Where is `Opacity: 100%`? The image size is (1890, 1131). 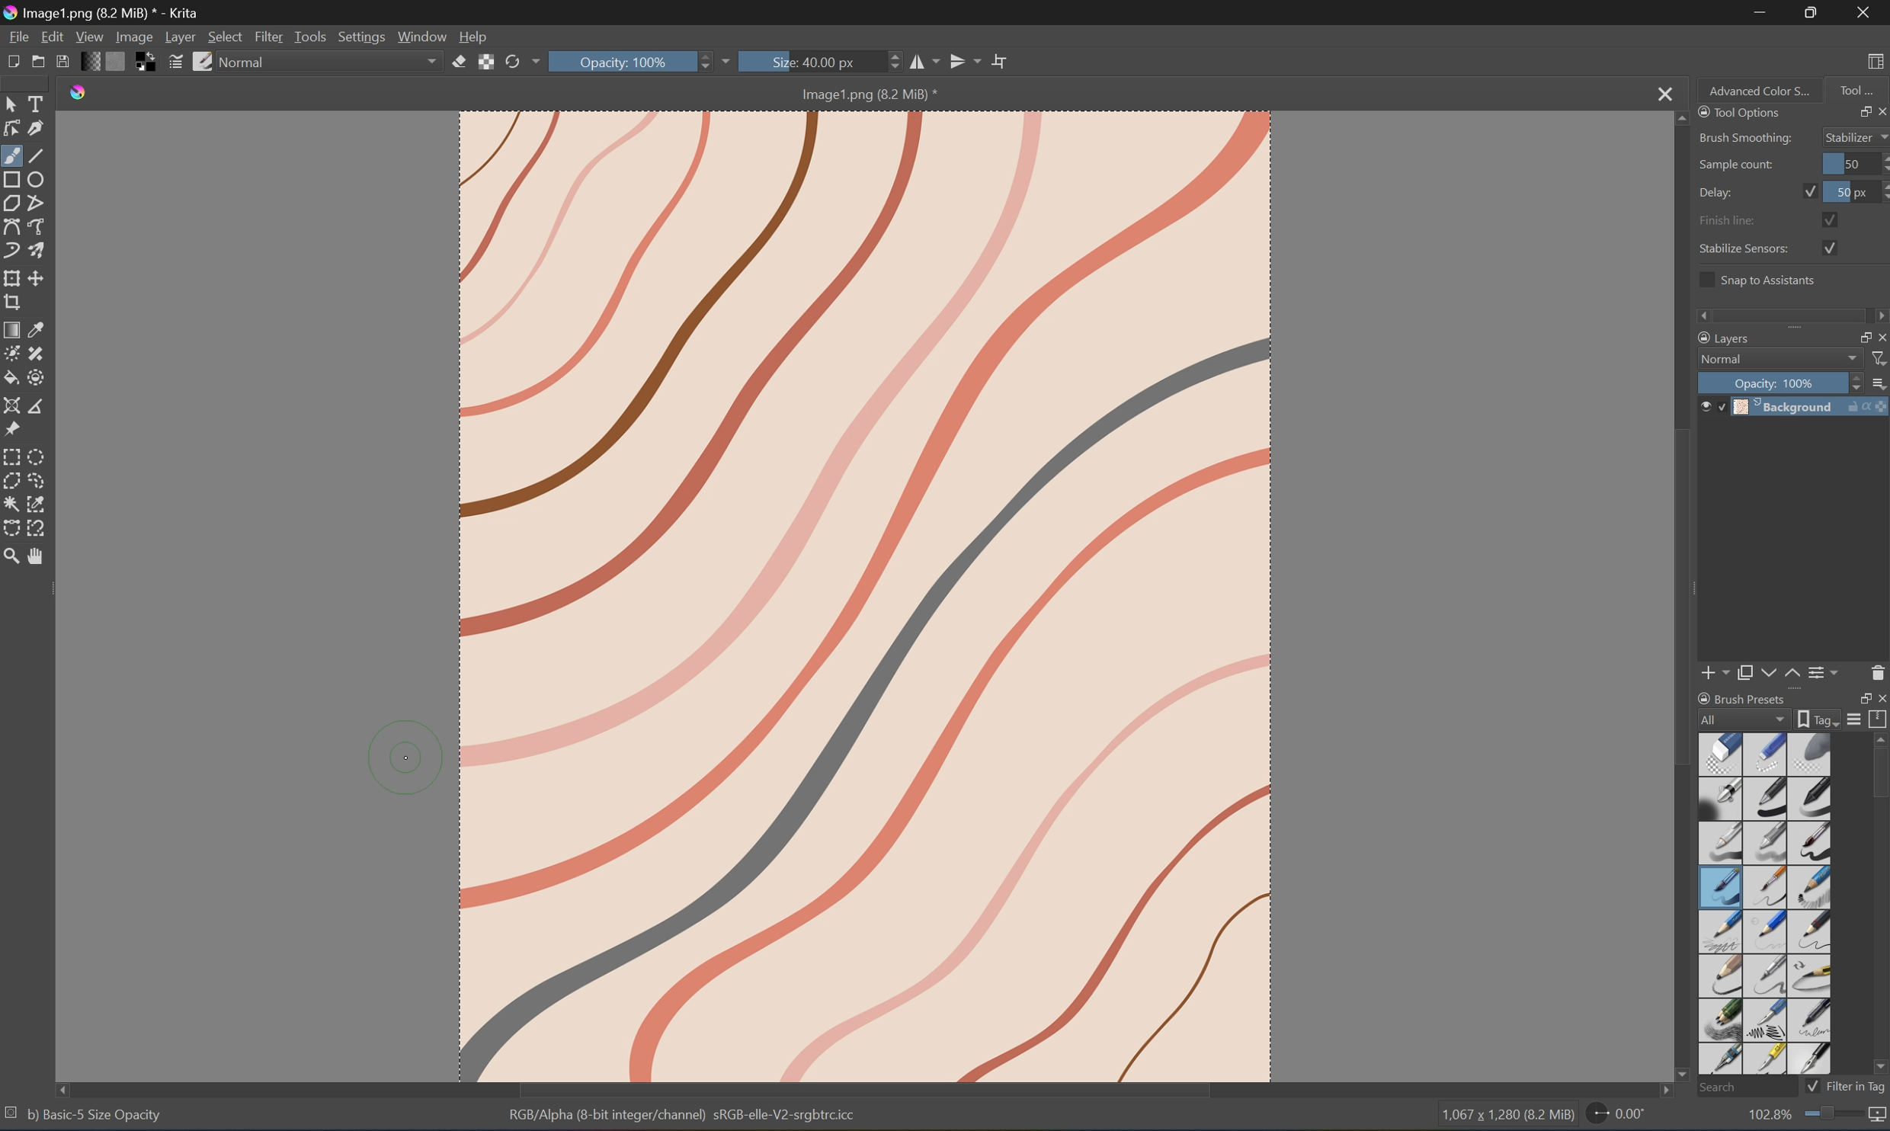 Opacity: 100% is located at coordinates (1776, 383).